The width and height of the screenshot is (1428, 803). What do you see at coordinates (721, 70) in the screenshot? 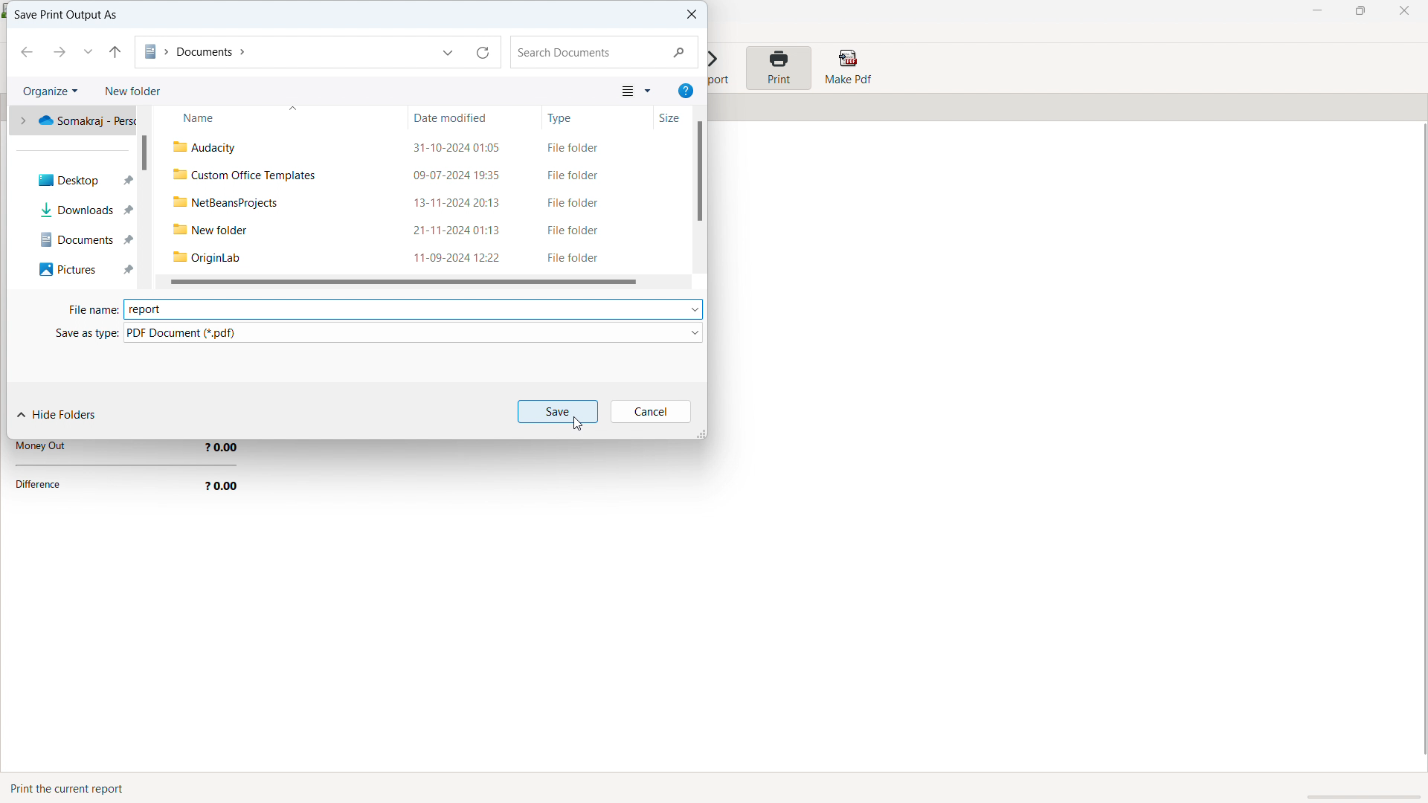
I see `export` at bounding box center [721, 70].